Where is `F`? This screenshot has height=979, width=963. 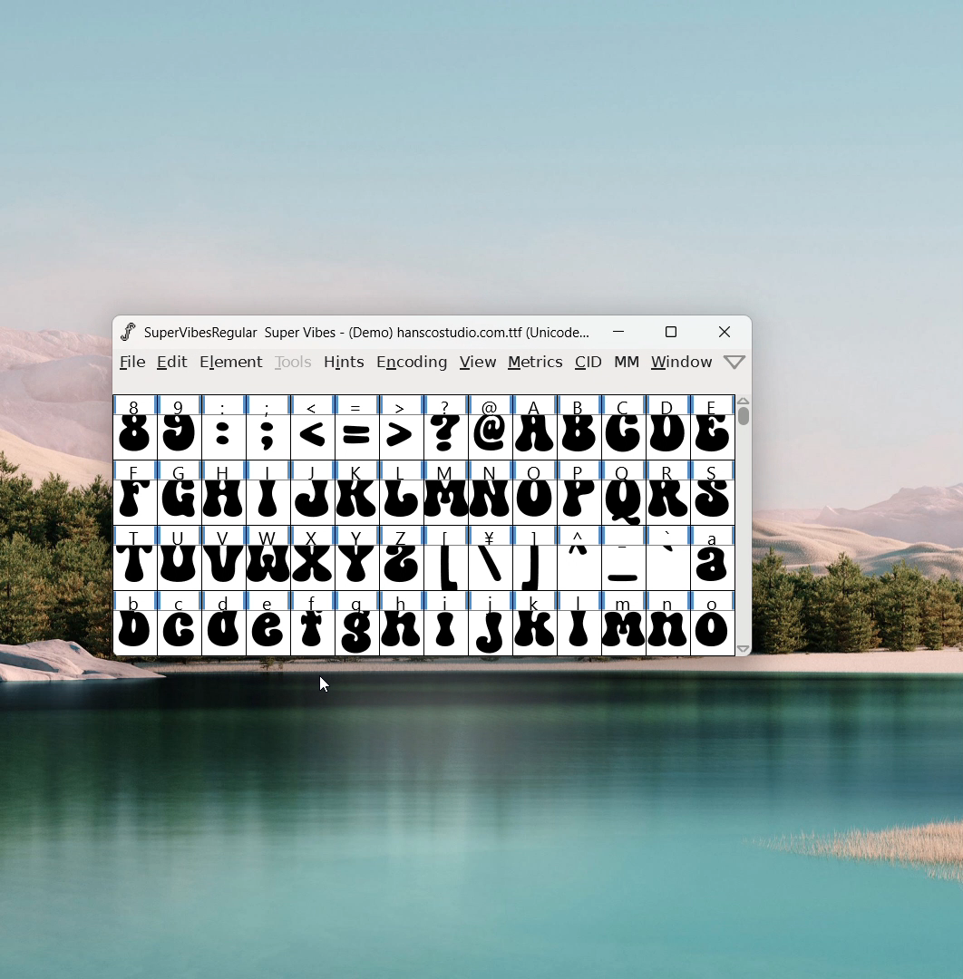
F is located at coordinates (135, 492).